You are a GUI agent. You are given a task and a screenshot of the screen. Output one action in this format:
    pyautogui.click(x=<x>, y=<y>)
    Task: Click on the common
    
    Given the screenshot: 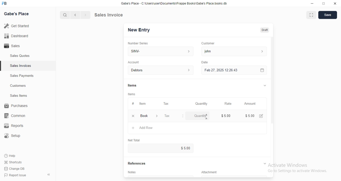 What is the action you would take?
    pyautogui.click(x=15, y=116)
    